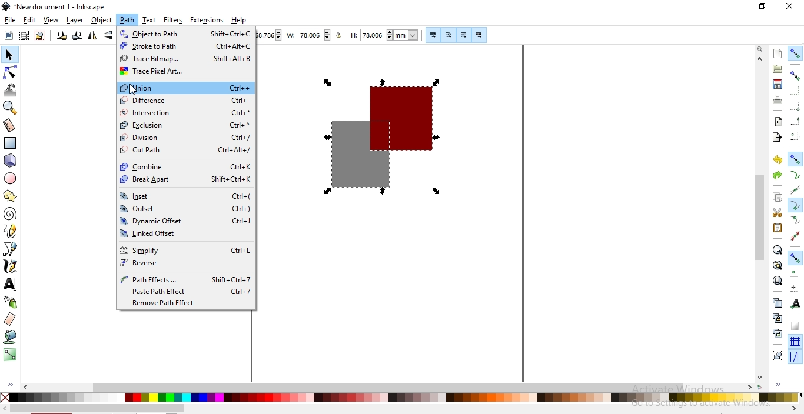  What do you see at coordinates (75, 21) in the screenshot?
I see `layer` at bounding box center [75, 21].